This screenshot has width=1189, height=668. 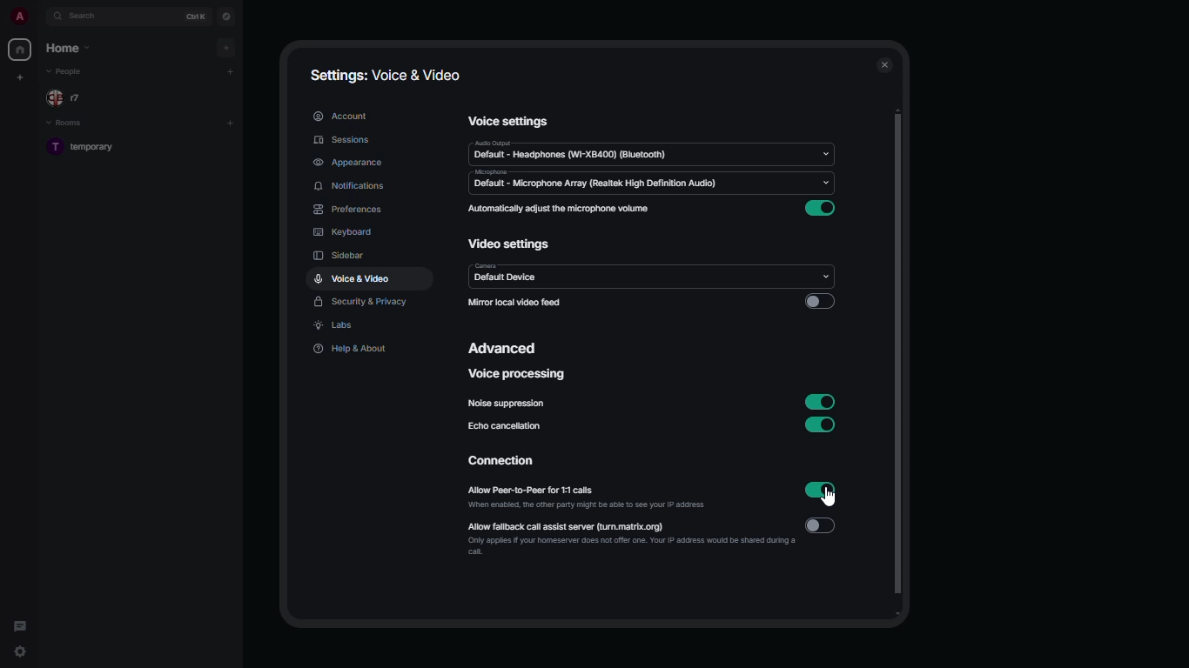 I want to click on expand, so click(x=42, y=16).